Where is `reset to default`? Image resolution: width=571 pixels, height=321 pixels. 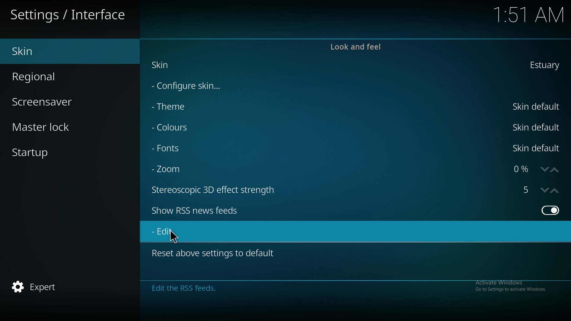 reset to default is located at coordinates (216, 253).